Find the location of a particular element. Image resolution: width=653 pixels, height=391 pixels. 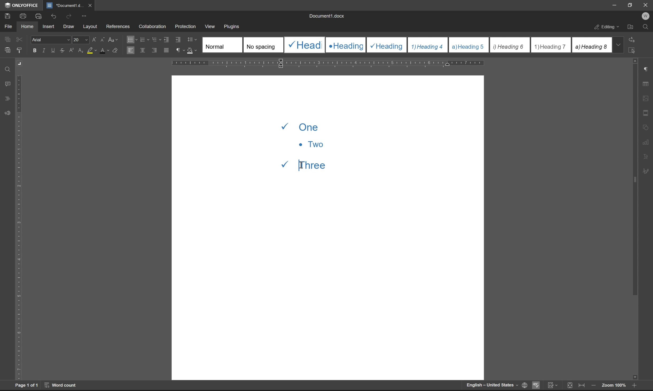

Close is located at coordinates (646, 5).